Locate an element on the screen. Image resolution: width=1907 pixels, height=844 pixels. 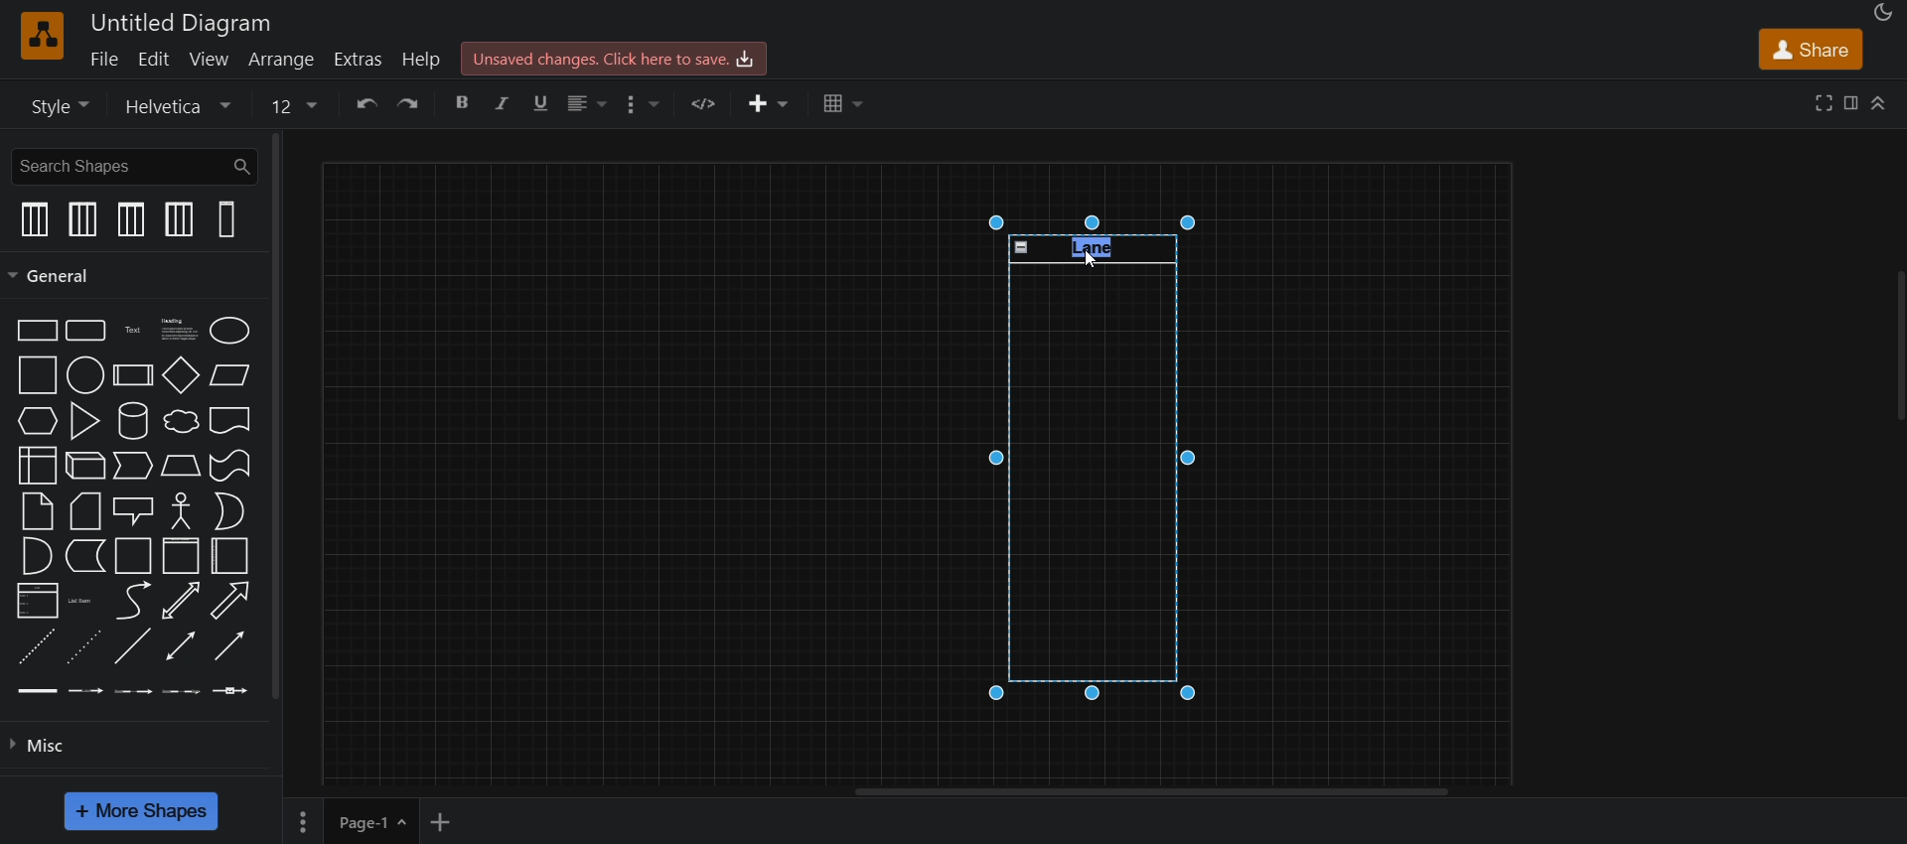
connector with label is located at coordinates (87, 691).